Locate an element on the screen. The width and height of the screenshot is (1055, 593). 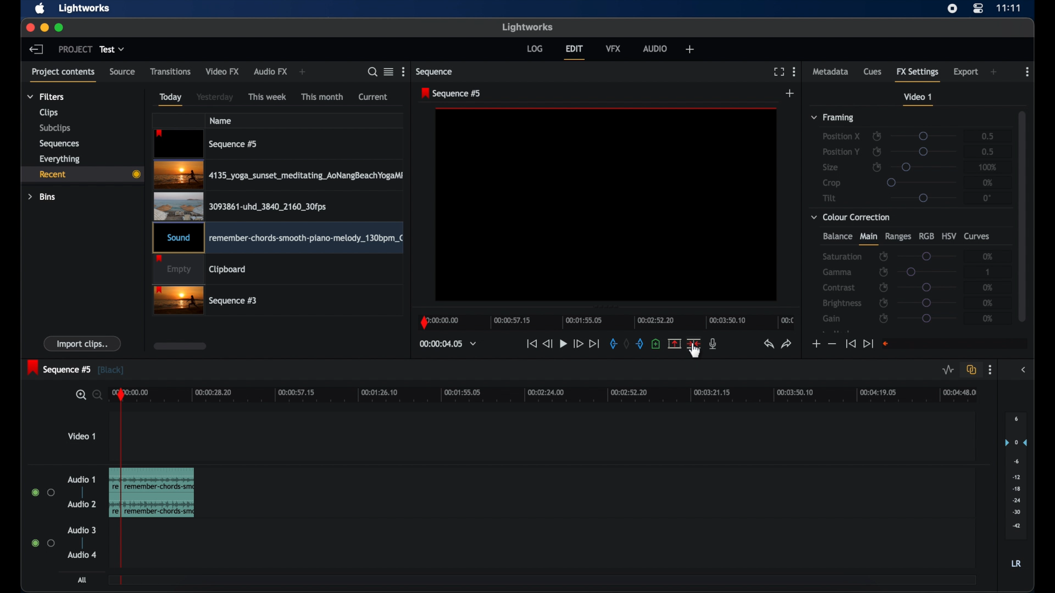
video 1 is located at coordinates (919, 99).